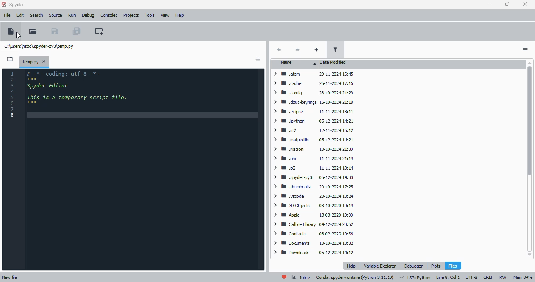  Describe the element at coordinates (17, 5) in the screenshot. I see `spyder` at that location.